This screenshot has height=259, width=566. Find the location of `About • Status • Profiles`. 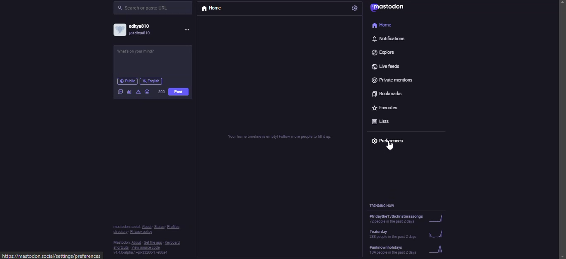

About • Status • Profiles is located at coordinates (162, 227).